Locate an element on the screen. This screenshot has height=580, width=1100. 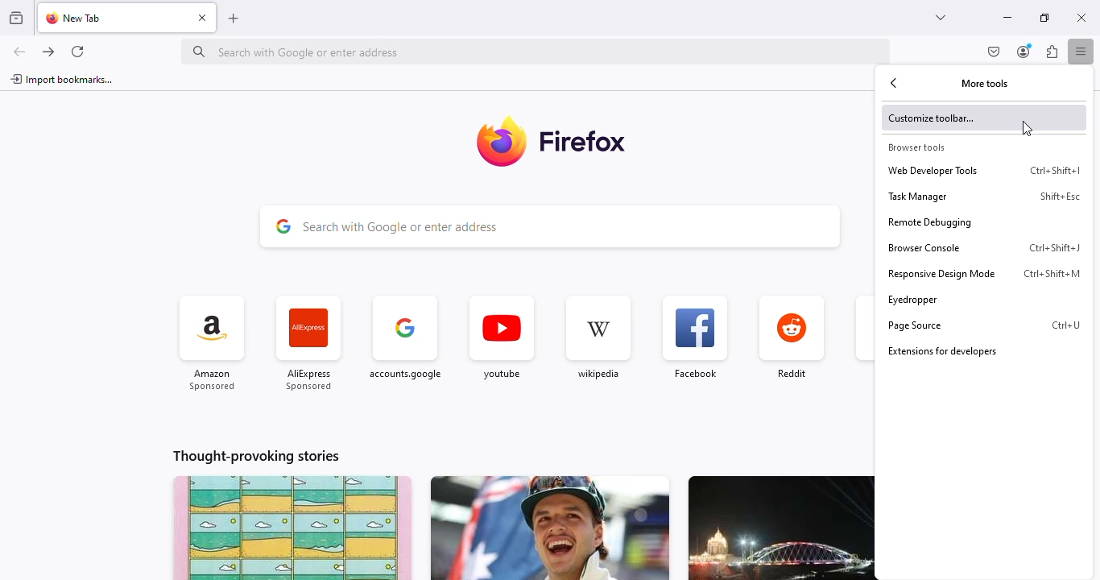
responsive design mode is located at coordinates (950, 274).